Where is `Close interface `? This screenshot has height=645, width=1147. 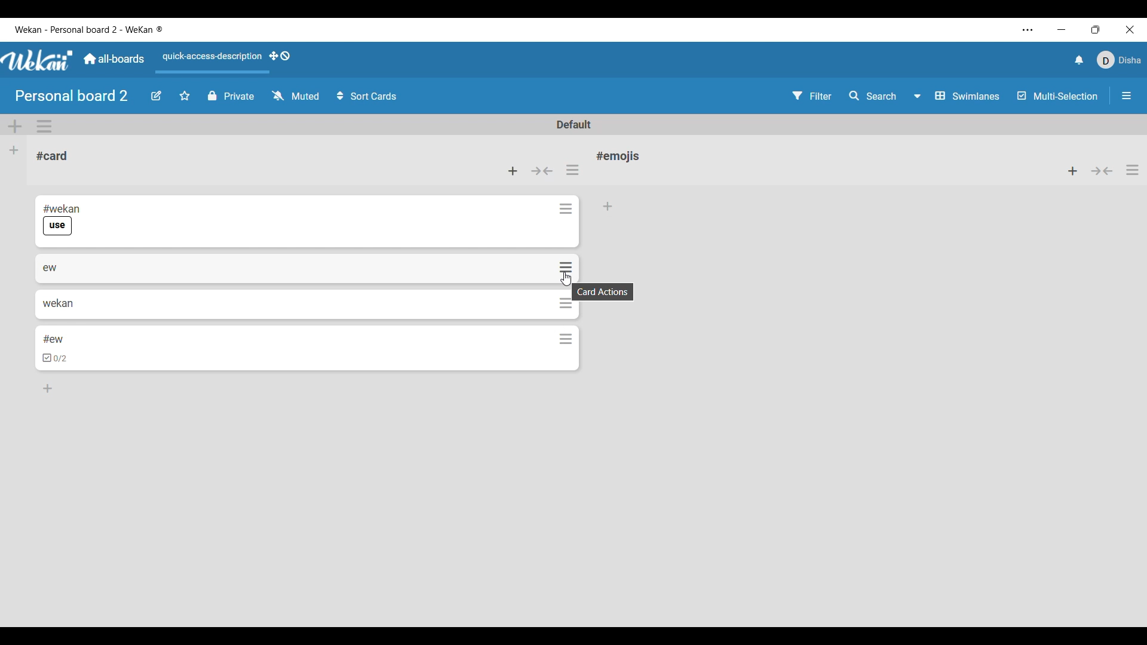
Close interface  is located at coordinates (1130, 29).